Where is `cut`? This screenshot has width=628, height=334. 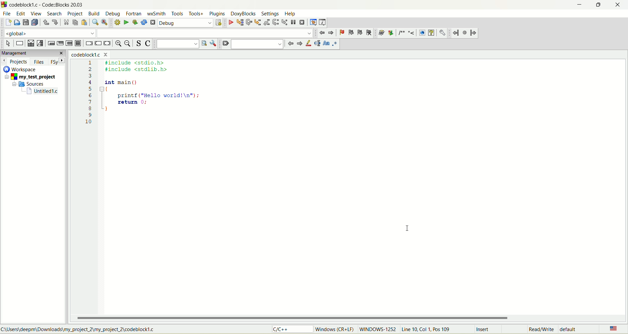 cut is located at coordinates (66, 23).